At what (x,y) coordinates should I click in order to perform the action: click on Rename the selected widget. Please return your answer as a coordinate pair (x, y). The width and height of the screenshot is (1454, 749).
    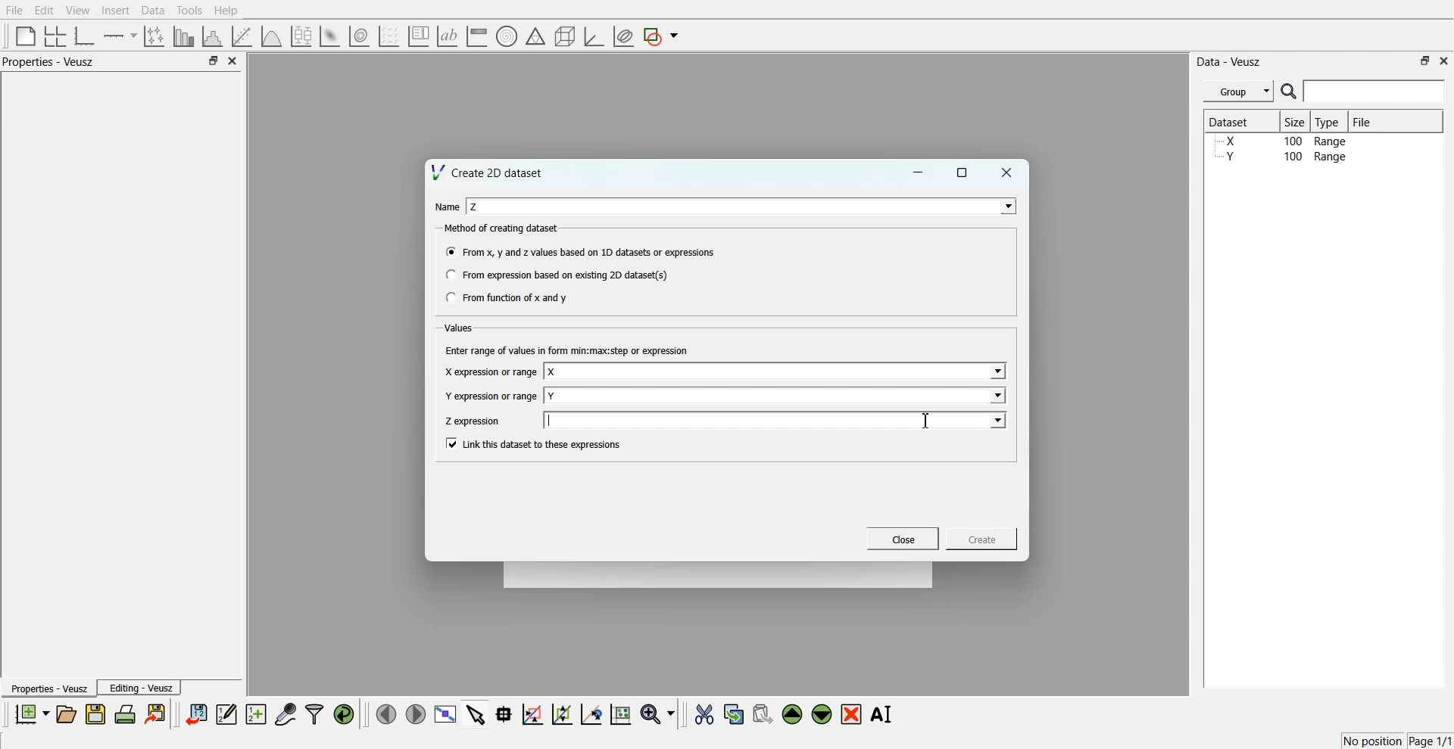
    Looking at the image, I should click on (883, 714).